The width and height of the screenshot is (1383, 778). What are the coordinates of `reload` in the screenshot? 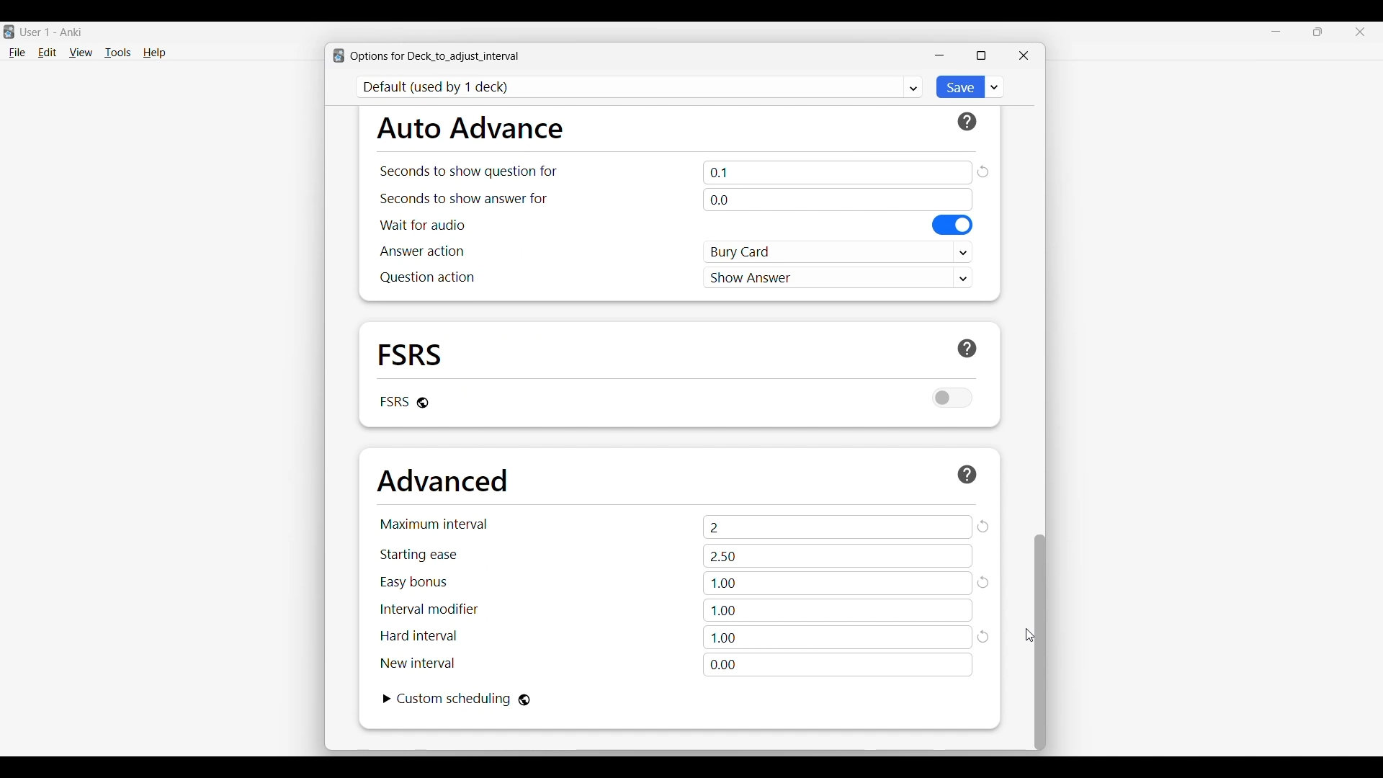 It's located at (983, 171).